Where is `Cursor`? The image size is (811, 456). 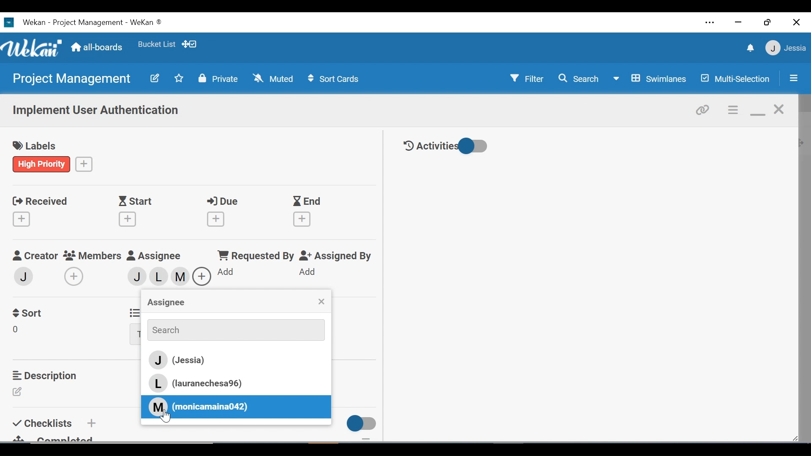 Cursor is located at coordinates (169, 417).